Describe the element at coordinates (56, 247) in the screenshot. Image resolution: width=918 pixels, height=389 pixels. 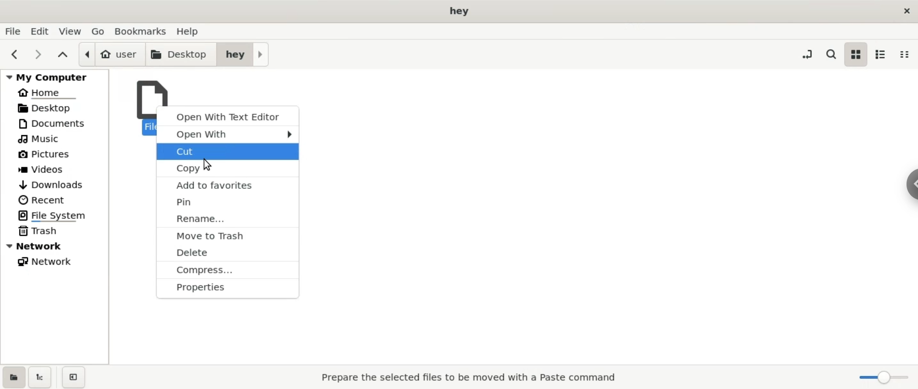
I see `network` at that location.